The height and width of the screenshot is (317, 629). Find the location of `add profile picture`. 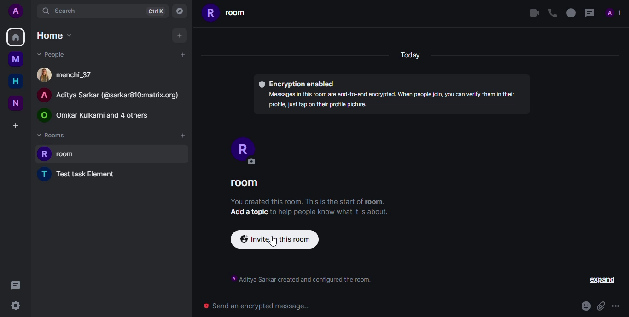

add profile picture is located at coordinates (17, 11).